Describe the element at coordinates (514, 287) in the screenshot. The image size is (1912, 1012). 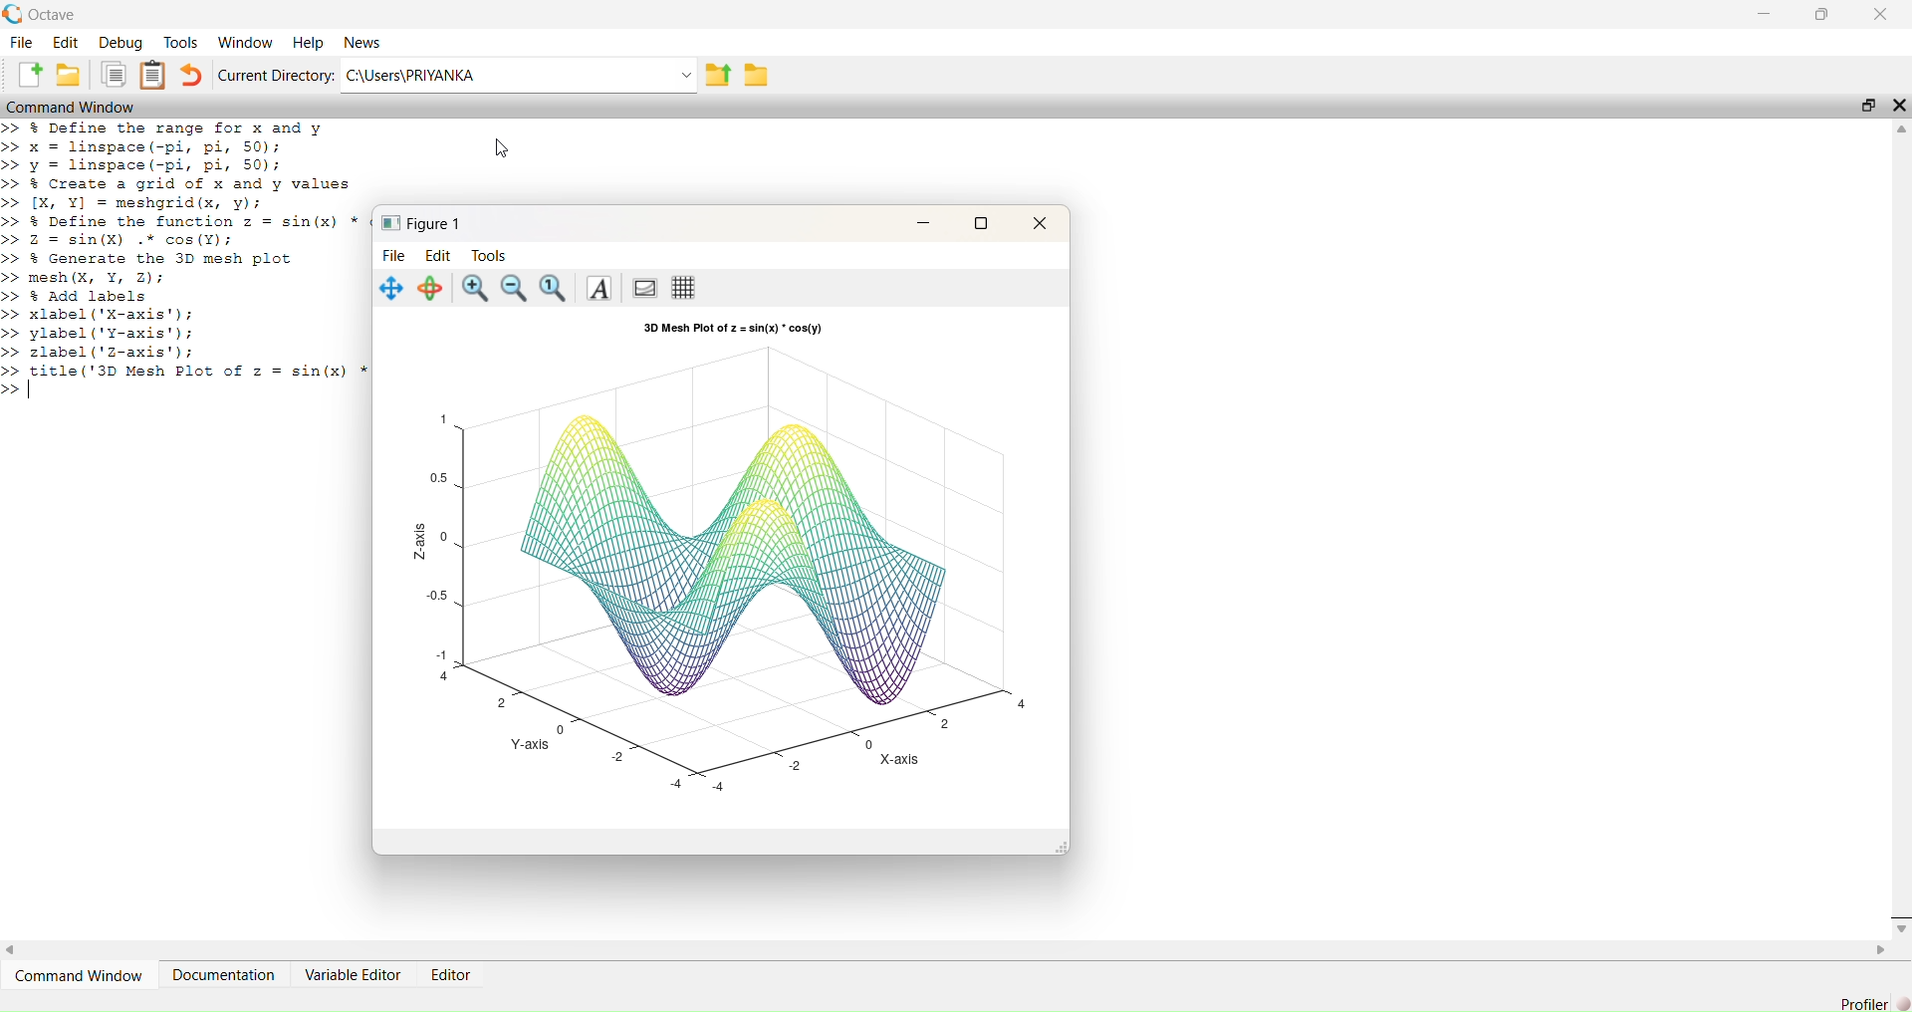
I see `Zoom out` at that location.